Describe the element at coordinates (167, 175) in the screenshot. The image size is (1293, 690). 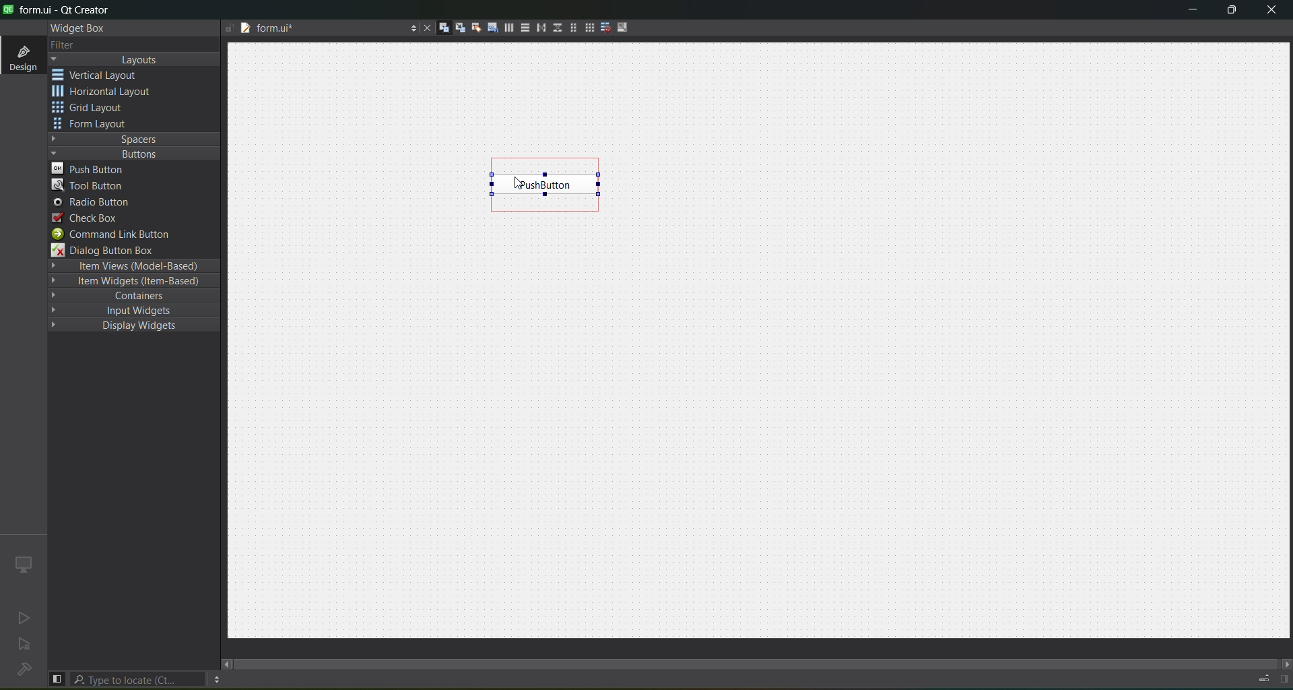
I see `cursor` at that location.